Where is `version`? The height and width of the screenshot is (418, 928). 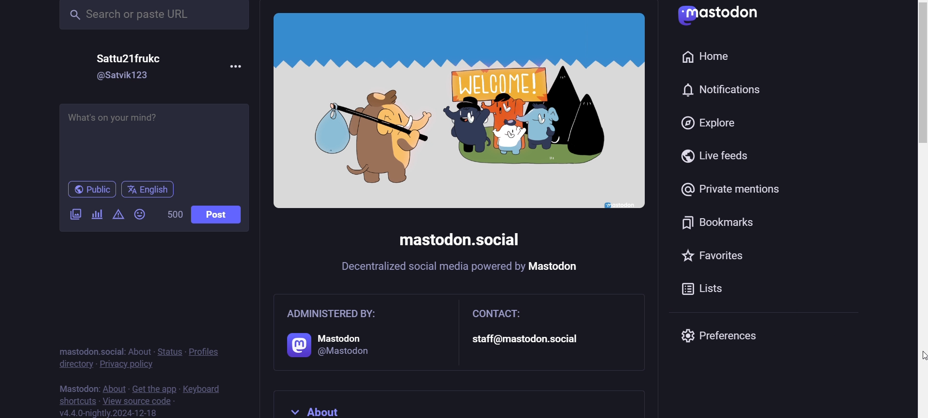
version is located at coordinates (110, 413).